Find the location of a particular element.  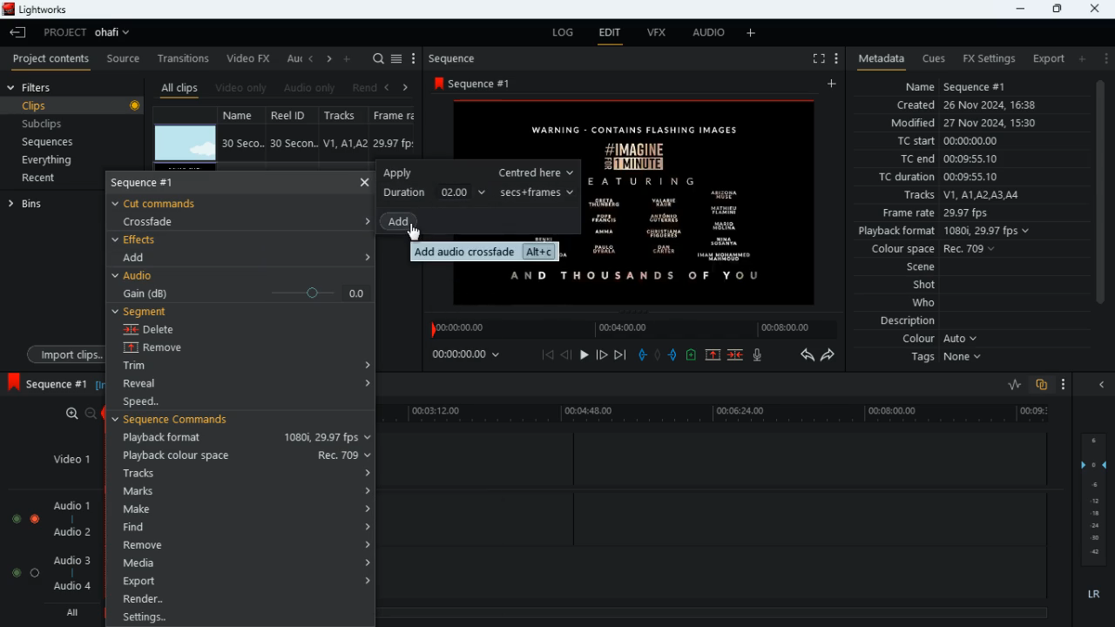

text is located at coordinates (553, 131).